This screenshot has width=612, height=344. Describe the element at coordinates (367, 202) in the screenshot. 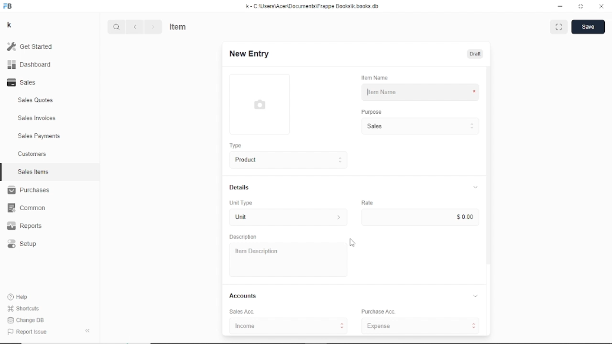

I see `Rate` at that location.